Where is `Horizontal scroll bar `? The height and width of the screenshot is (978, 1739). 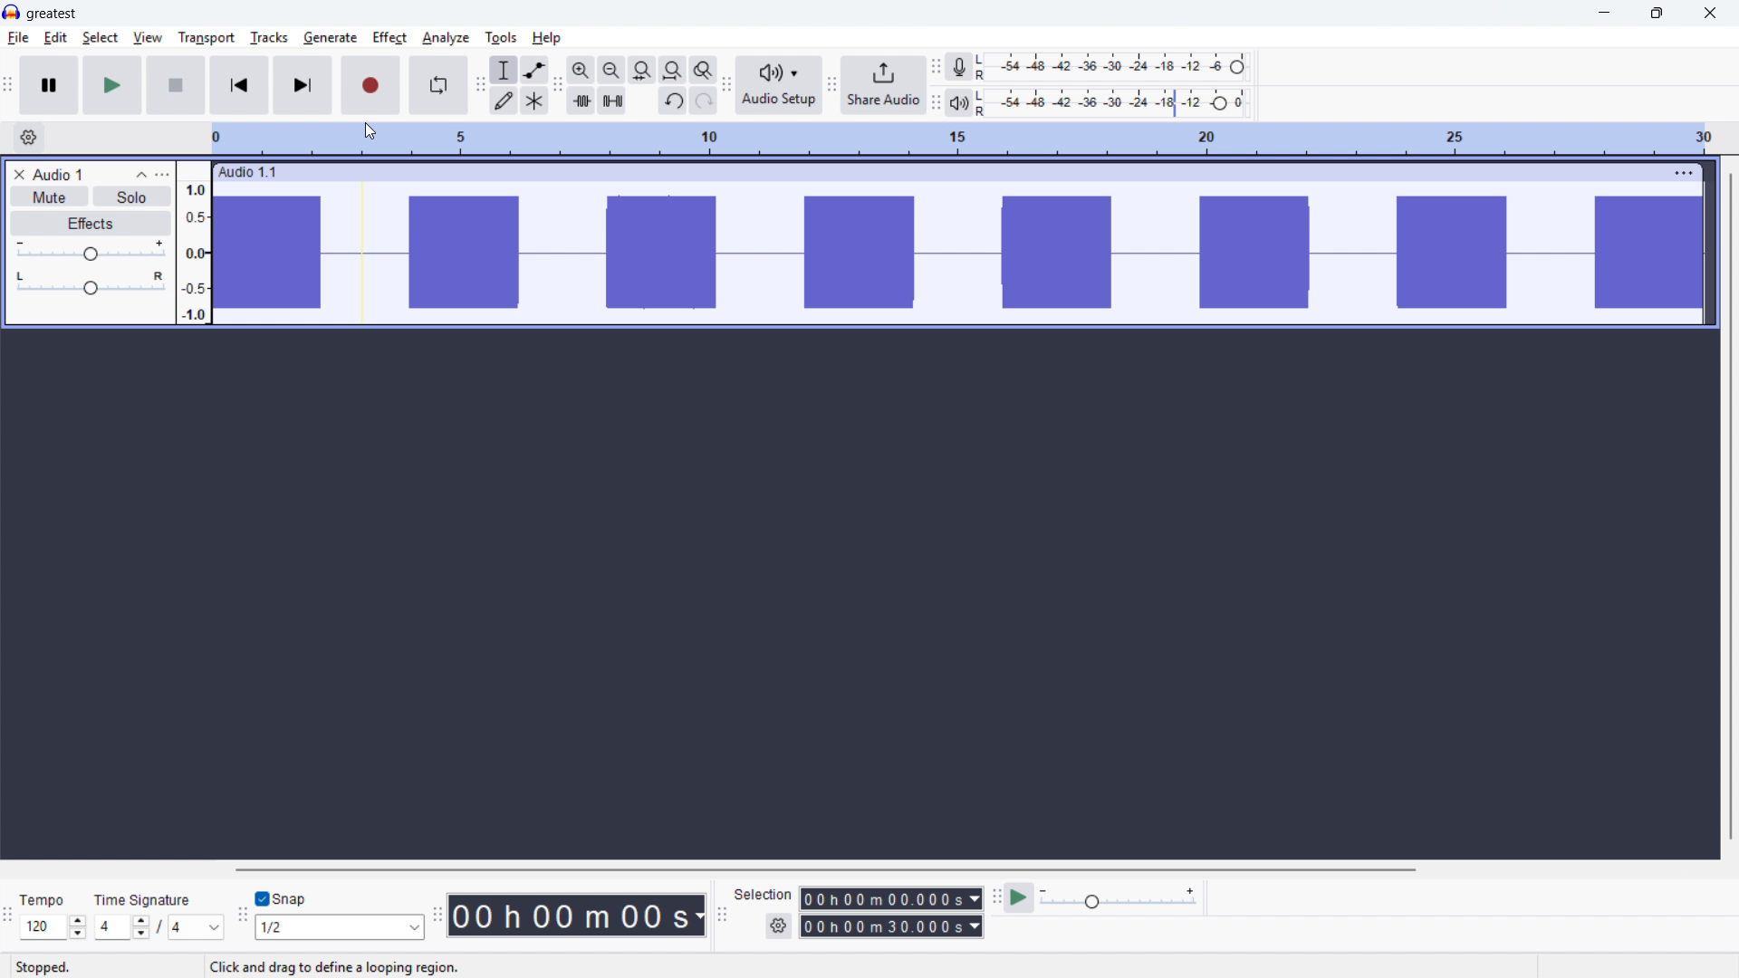
Horizontal scroll bar  is located at coordinates (969, 869).